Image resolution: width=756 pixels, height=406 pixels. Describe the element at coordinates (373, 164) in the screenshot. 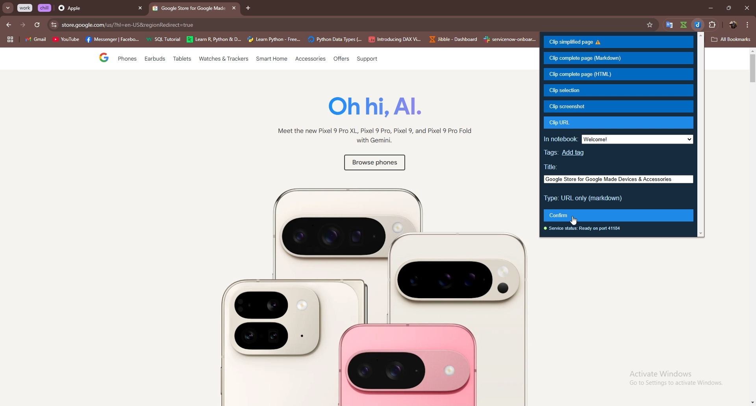

I see `Browse phones` at that location.